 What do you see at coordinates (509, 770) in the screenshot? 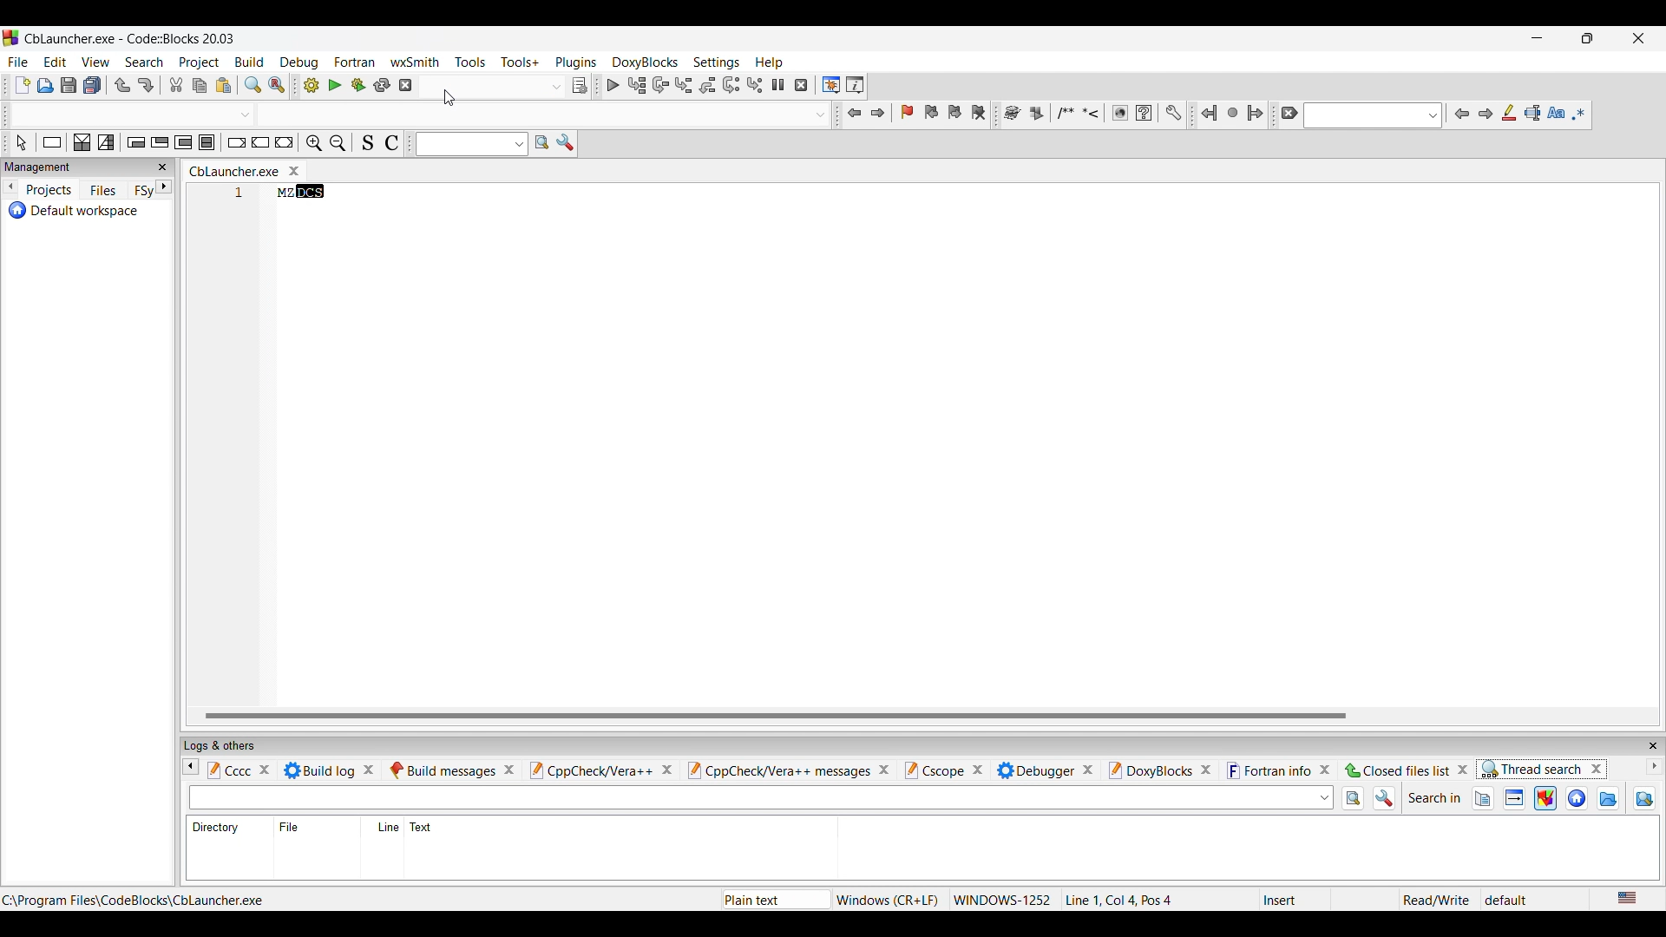
I see `Close tab` at bounding box center [509, 770].